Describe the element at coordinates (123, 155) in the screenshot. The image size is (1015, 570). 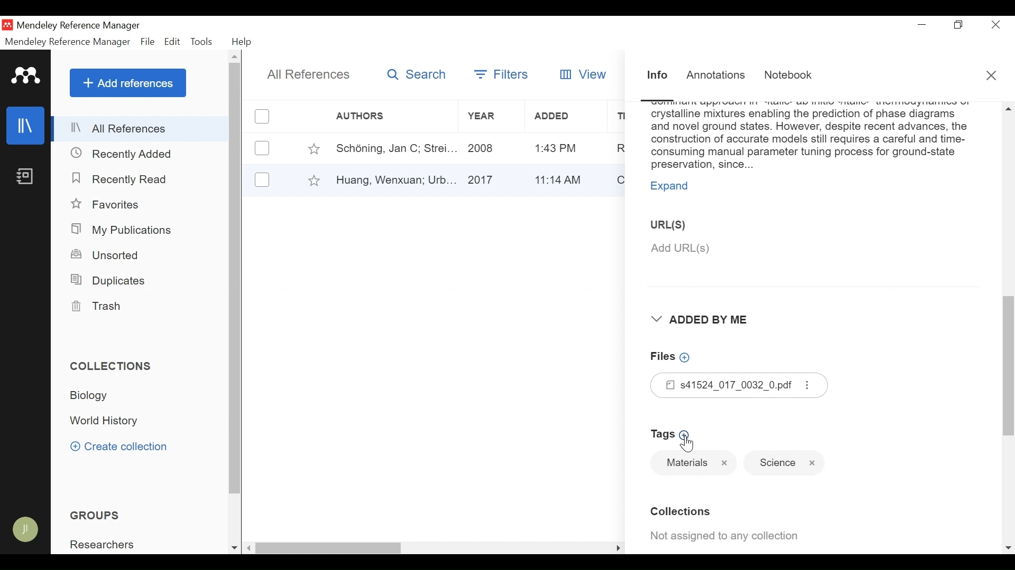
I see `Recently Added` at that location.